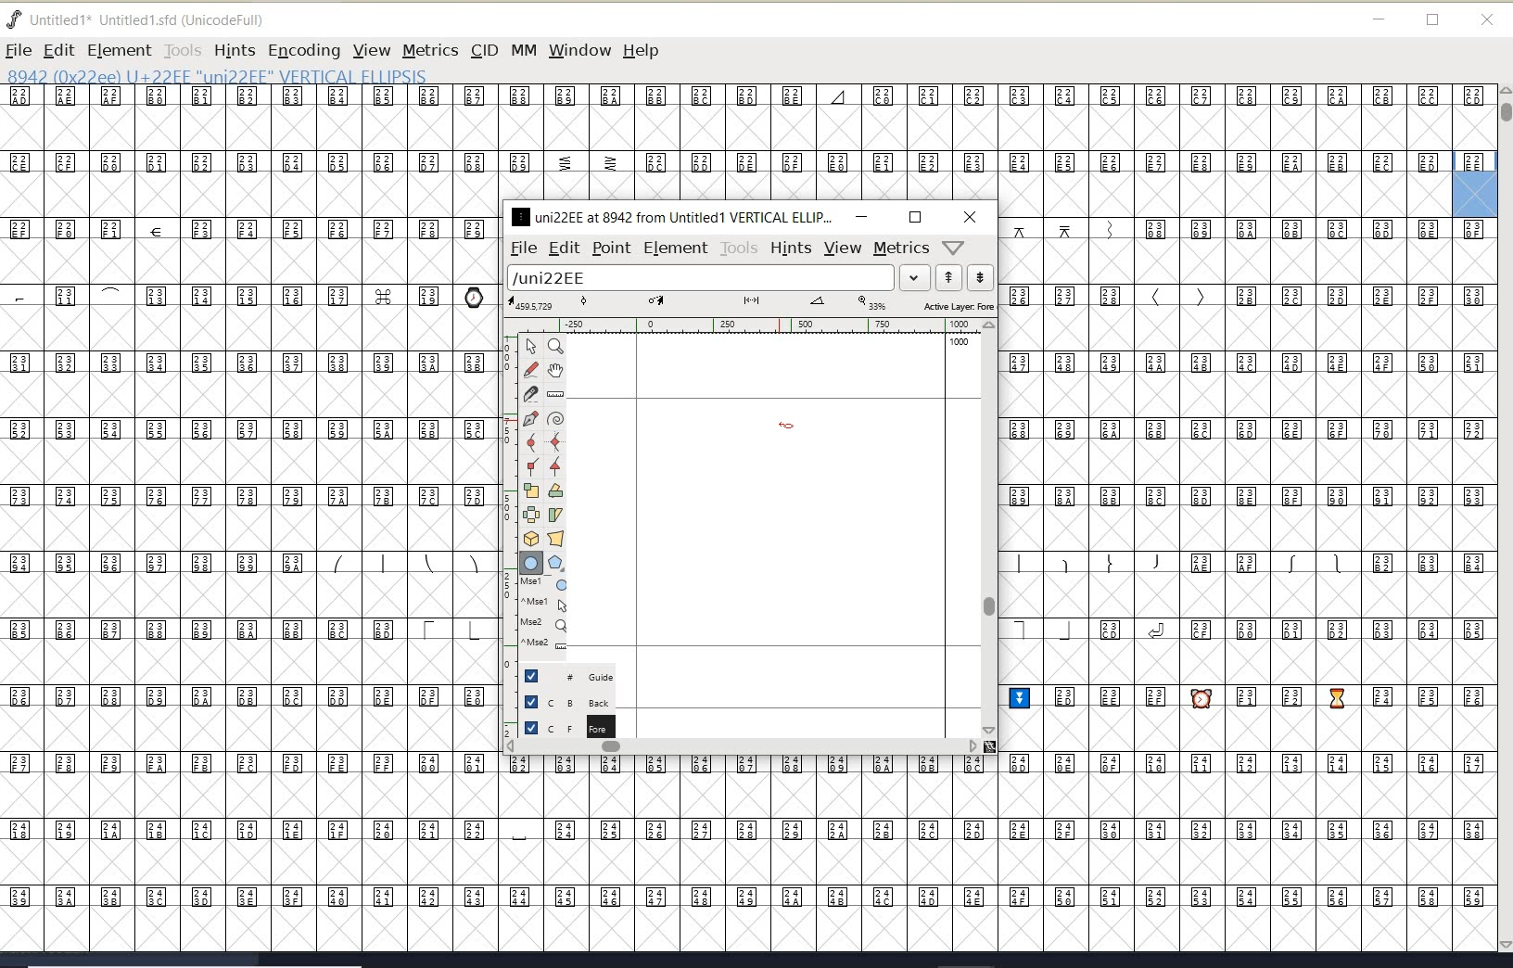  Describe the element at coordinates (966, 279) in the screenshot. I see `show previous/next word list` at that location.